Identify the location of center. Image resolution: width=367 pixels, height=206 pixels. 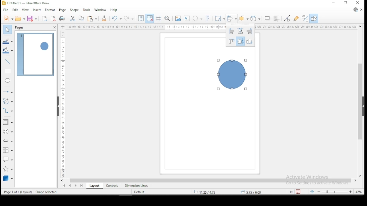
(241, 41).